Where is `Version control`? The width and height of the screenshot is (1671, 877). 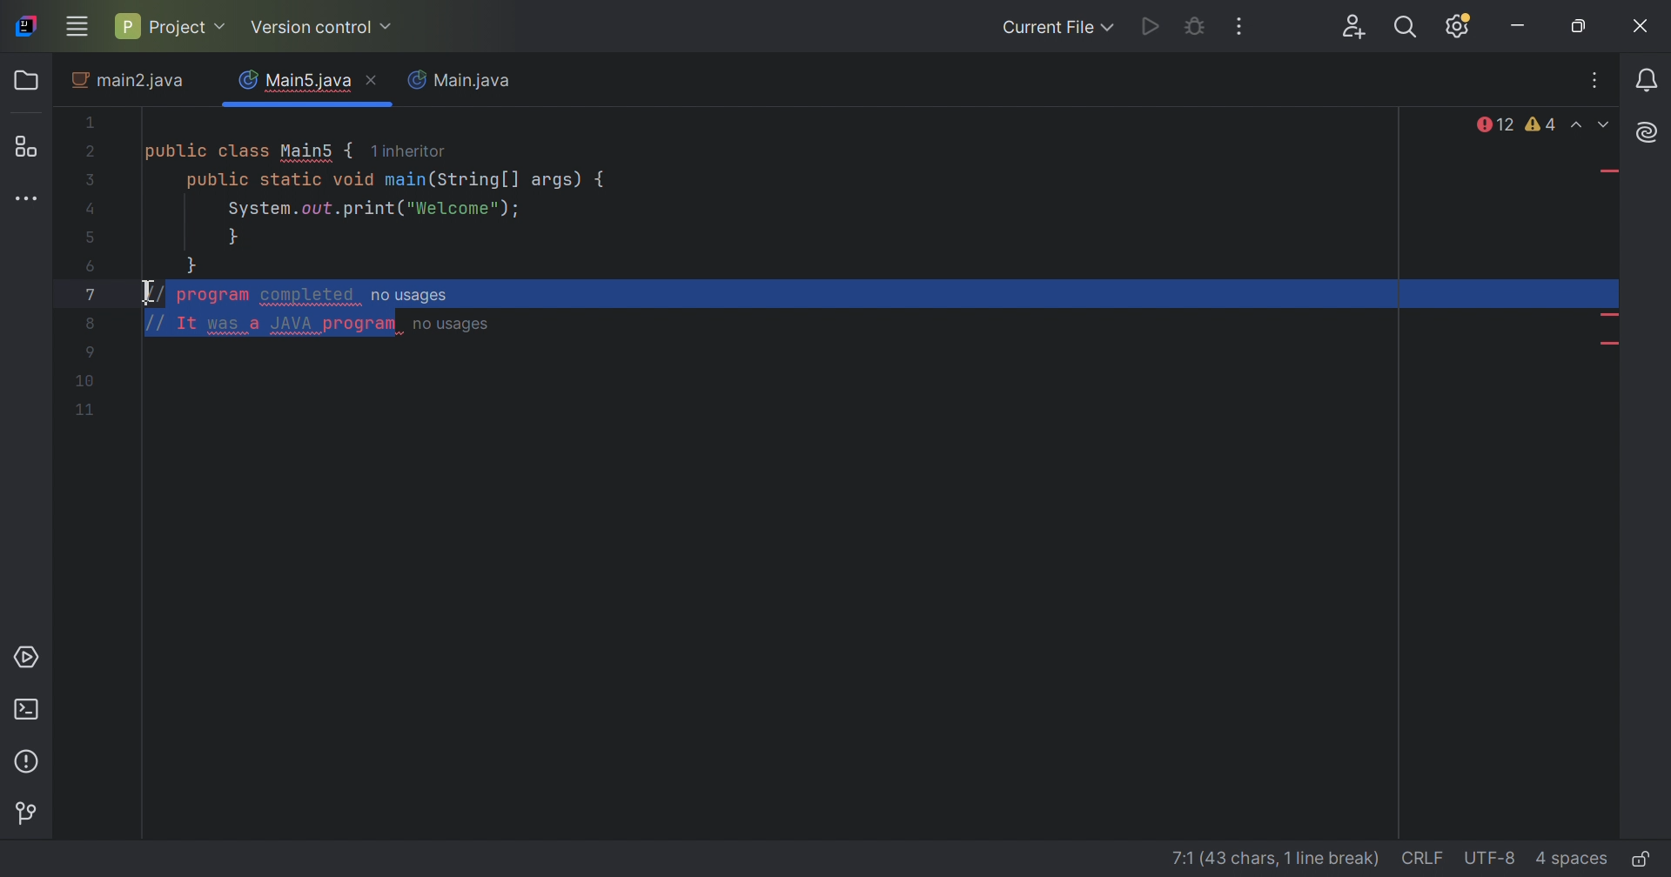 Version control is located at coordinates (324, 28).